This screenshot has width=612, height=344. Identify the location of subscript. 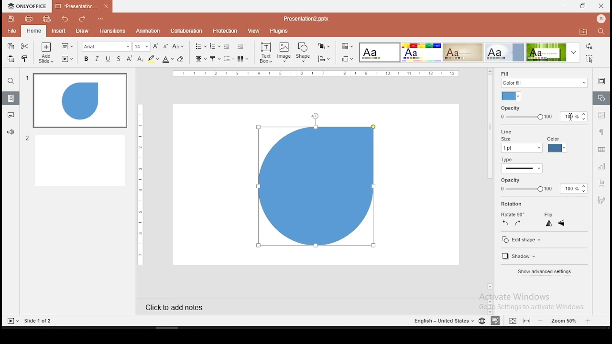
(141, 59).